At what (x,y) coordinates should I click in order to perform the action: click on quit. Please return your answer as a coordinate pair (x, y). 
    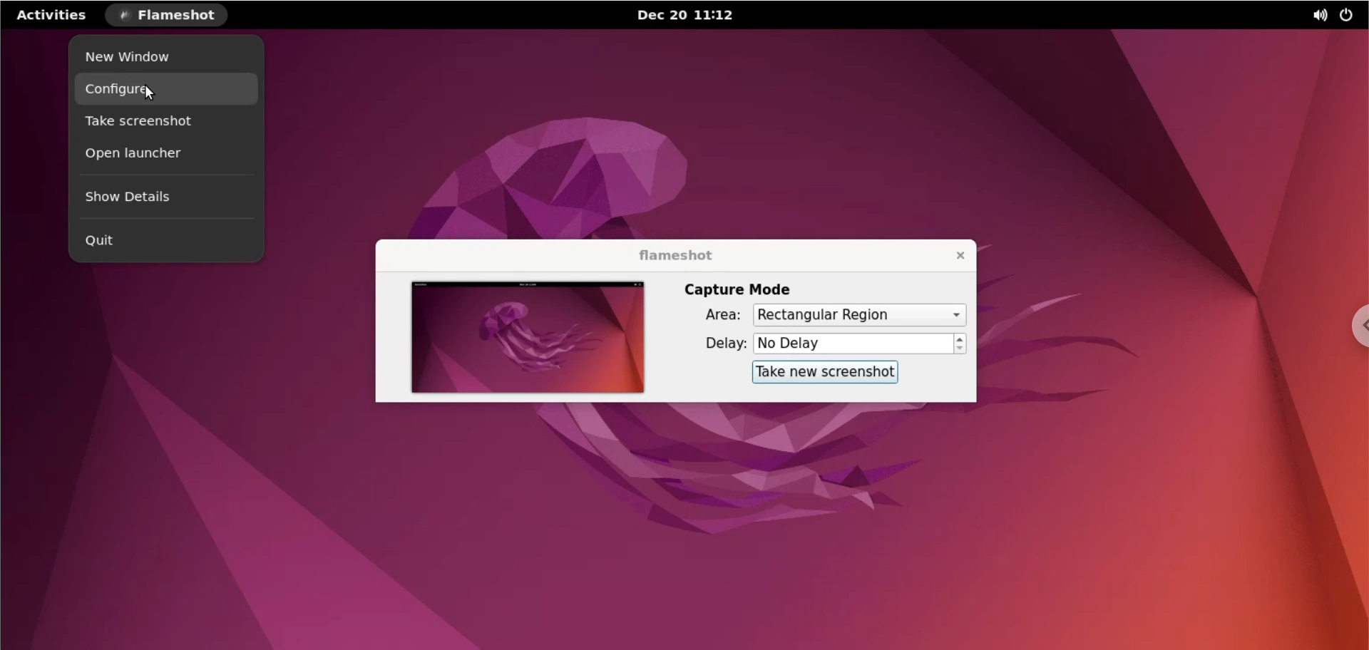
    Looking at the image, I should click on (160, 242).